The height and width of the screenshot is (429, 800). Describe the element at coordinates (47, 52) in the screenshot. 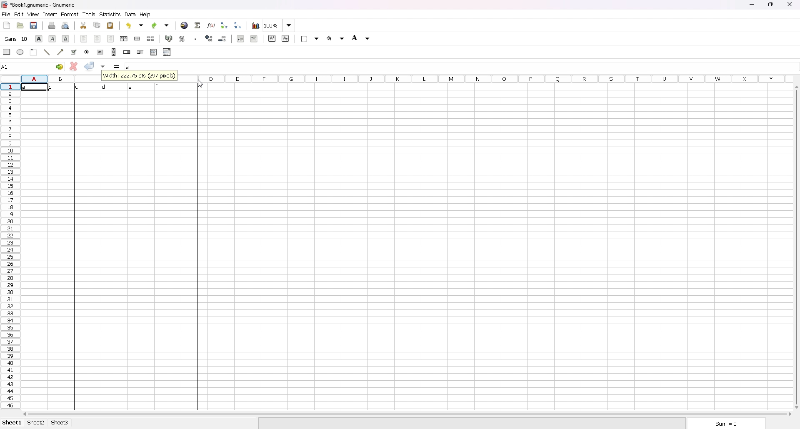

I see `line` at that location.